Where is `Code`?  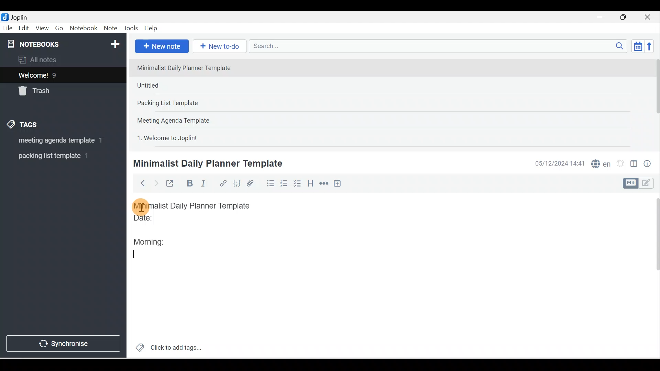 Code is located at coordinates (237, 184).